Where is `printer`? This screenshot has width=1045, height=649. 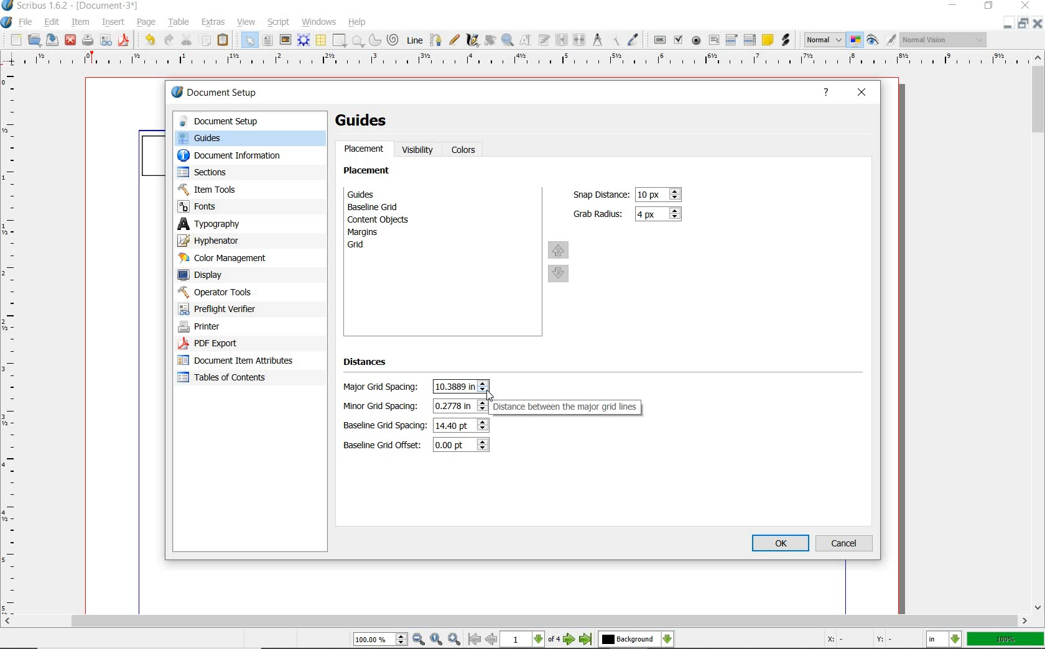 printer is located at coordinates (238, 327).